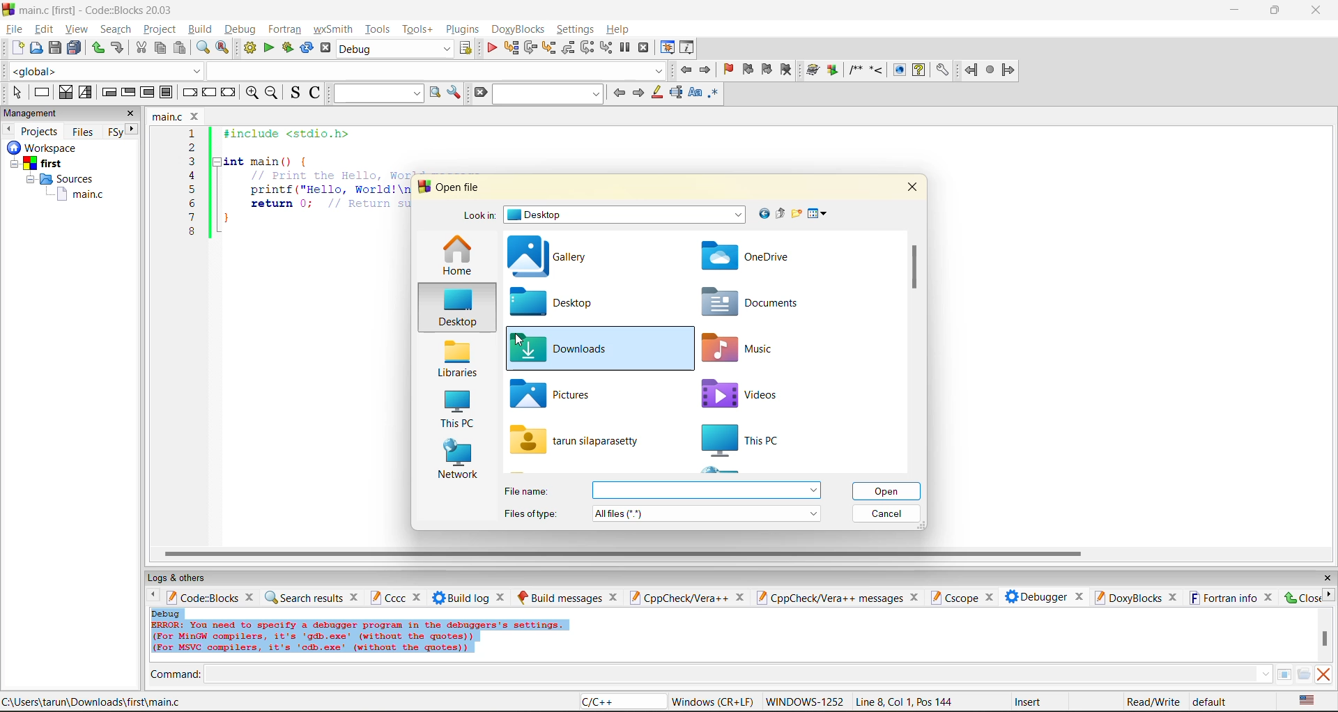  Describe the element at coordinates (549, 93) in the screenshot. I see `search` at that location.